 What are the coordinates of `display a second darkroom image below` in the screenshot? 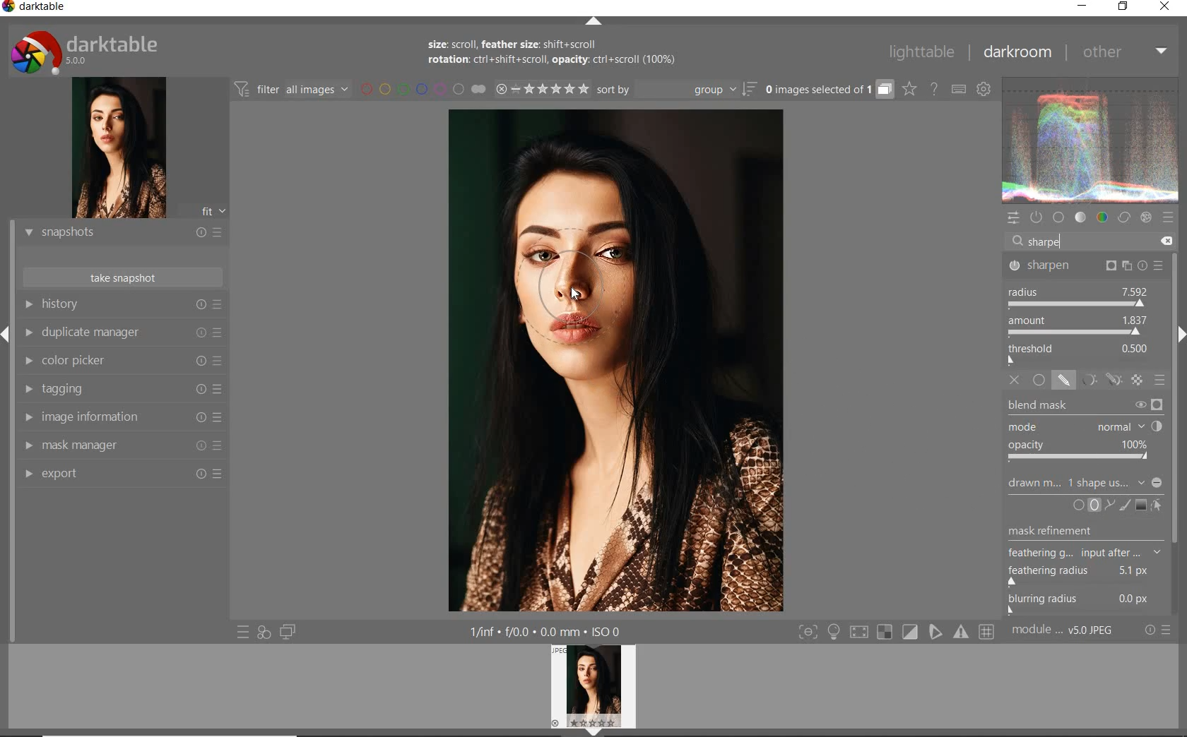 It's located at (289, 631).